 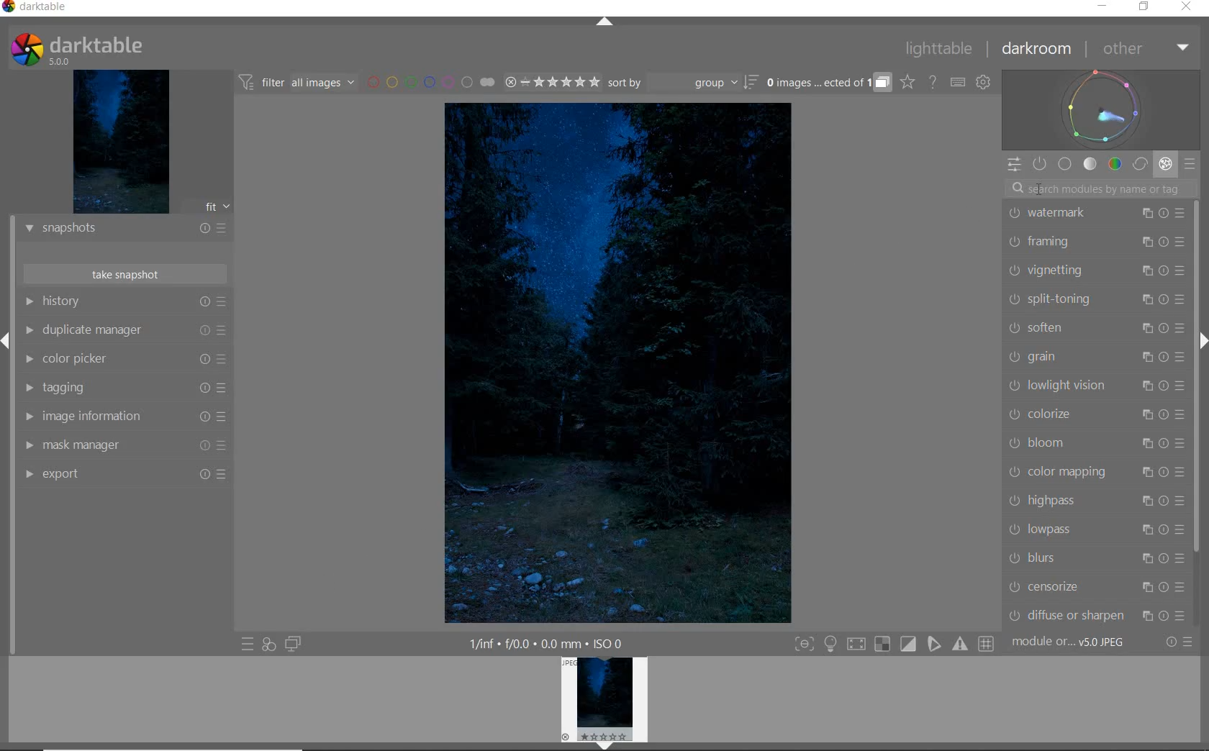 What do you see at coordinates (1166, 165) in the screenshot?
I see `EFFECT` at bounding box center [1166, 165].